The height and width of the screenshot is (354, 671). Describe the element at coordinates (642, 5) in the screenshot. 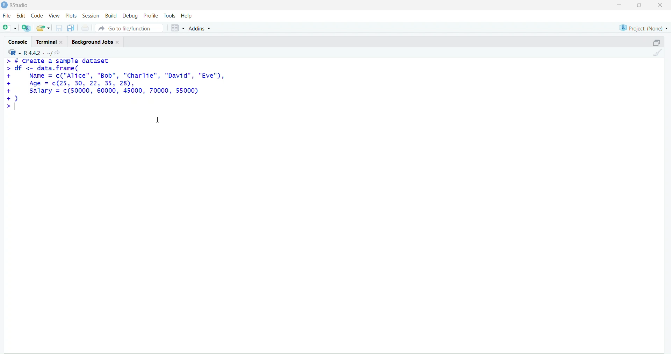

I see `maximize` at that location.